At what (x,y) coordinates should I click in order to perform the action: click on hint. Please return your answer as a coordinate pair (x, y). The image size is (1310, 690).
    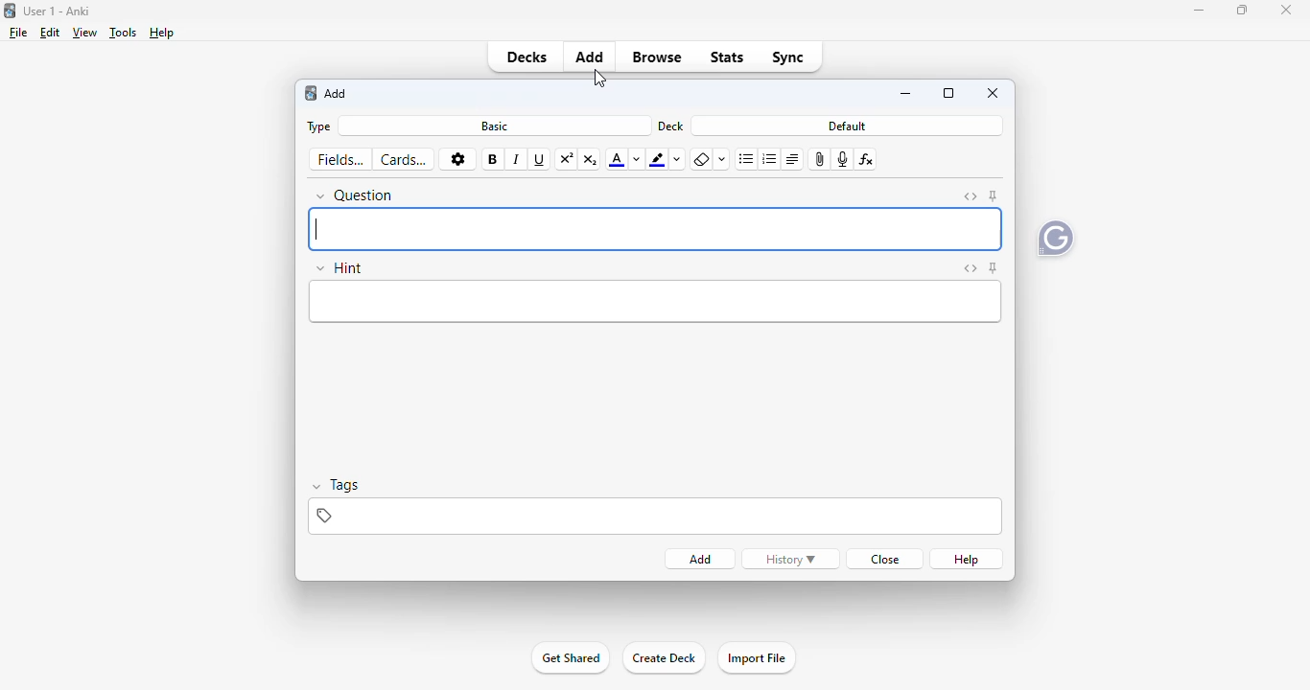
    Looking at the image, I should click on (655, 301).